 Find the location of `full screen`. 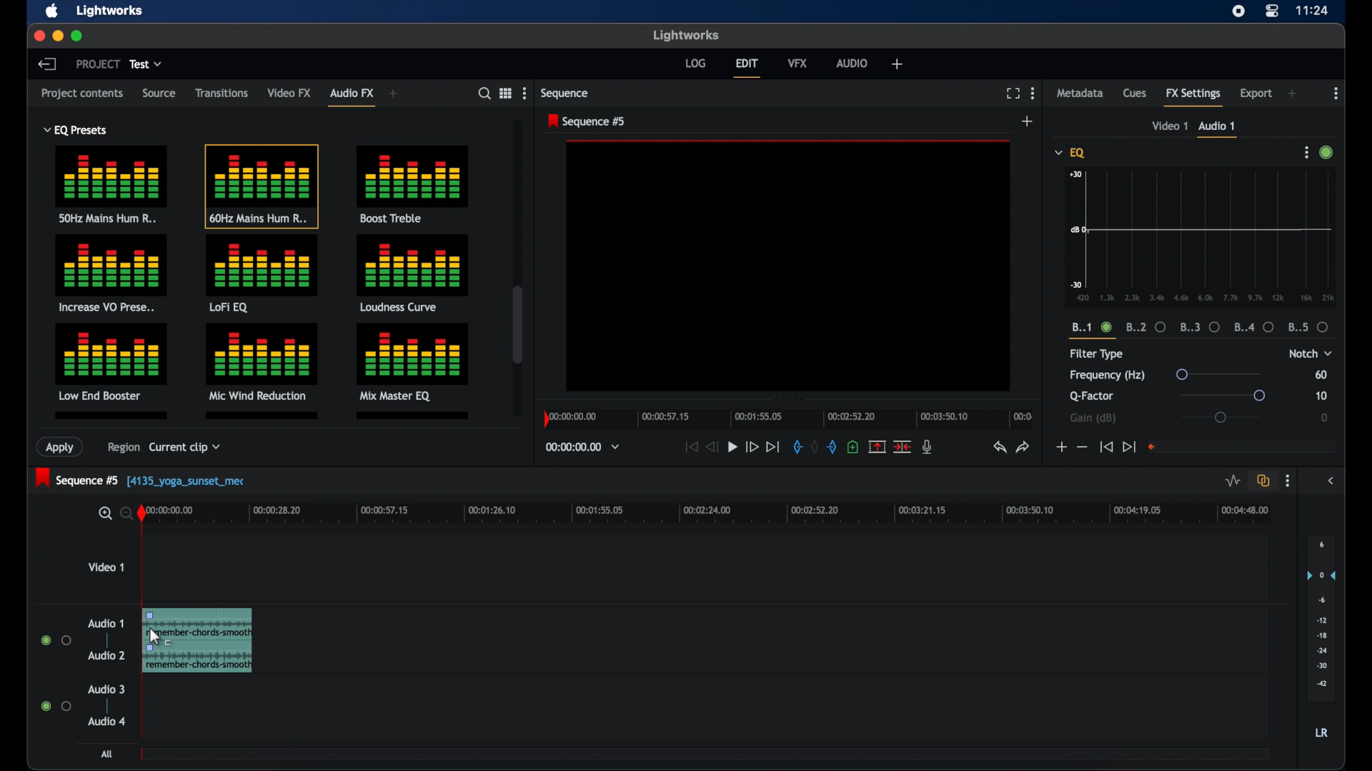

full screen is located at coordinates (1013, 94).